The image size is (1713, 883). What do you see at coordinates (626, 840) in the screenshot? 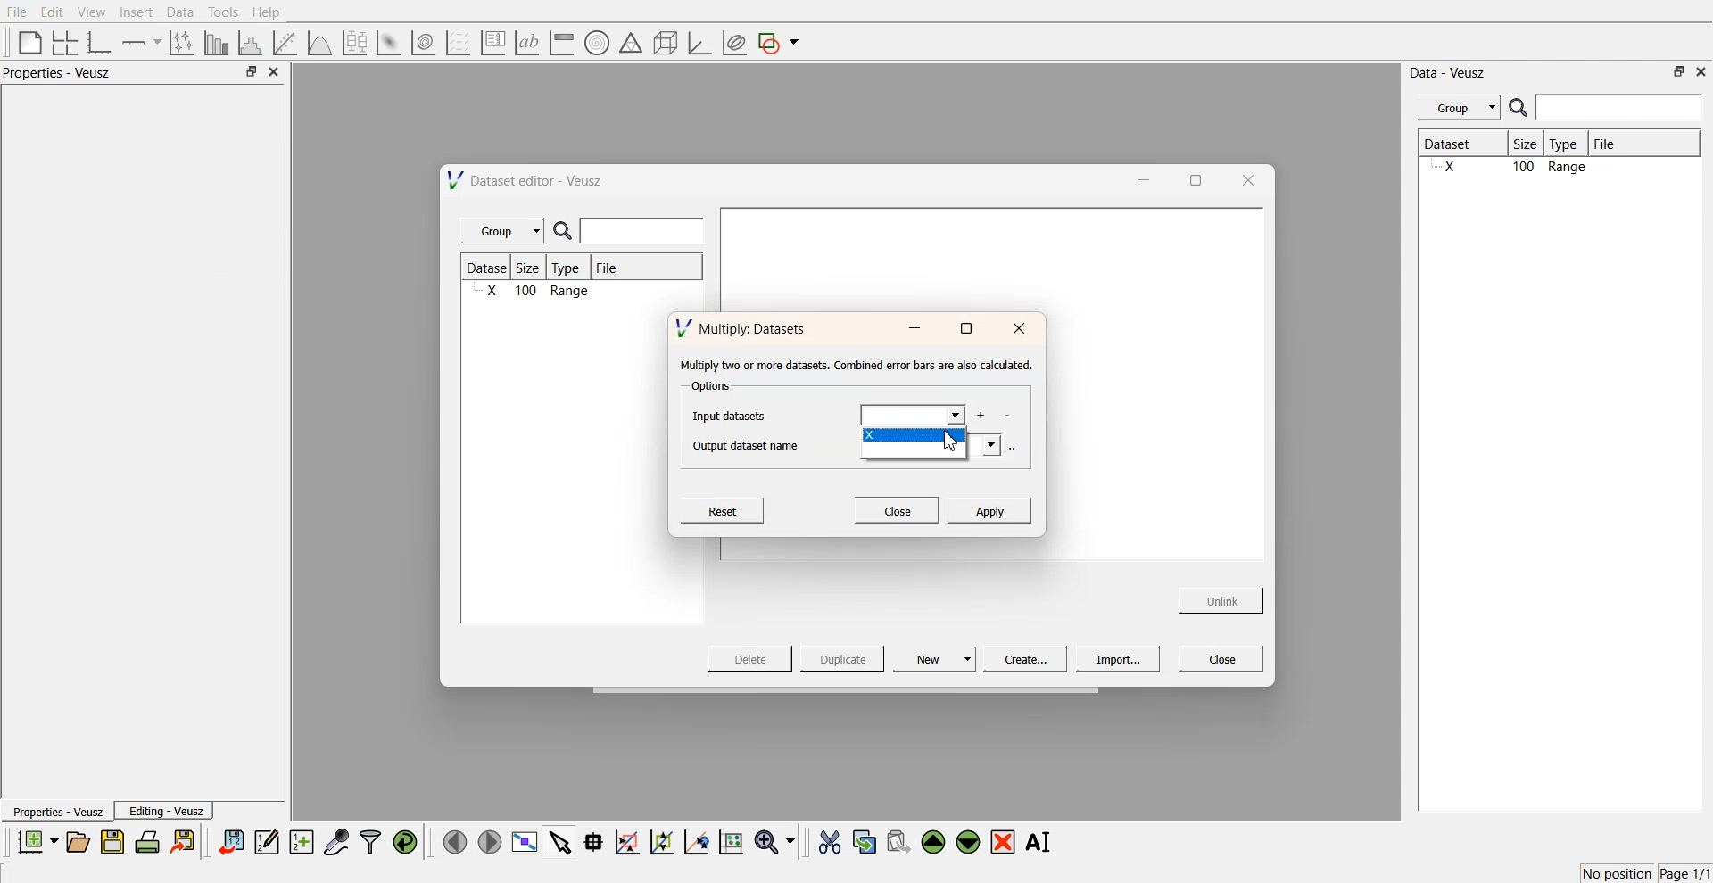
I see `draw a rectangle on zoom graph axes` at bounding box center [626, 840].